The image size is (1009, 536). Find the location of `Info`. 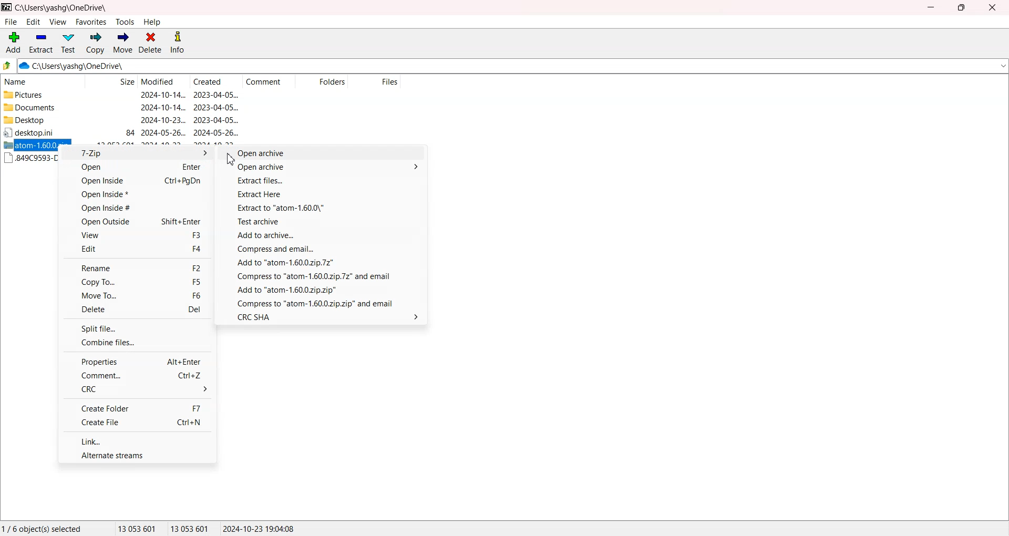

Info is located at coordinates (177, 43).